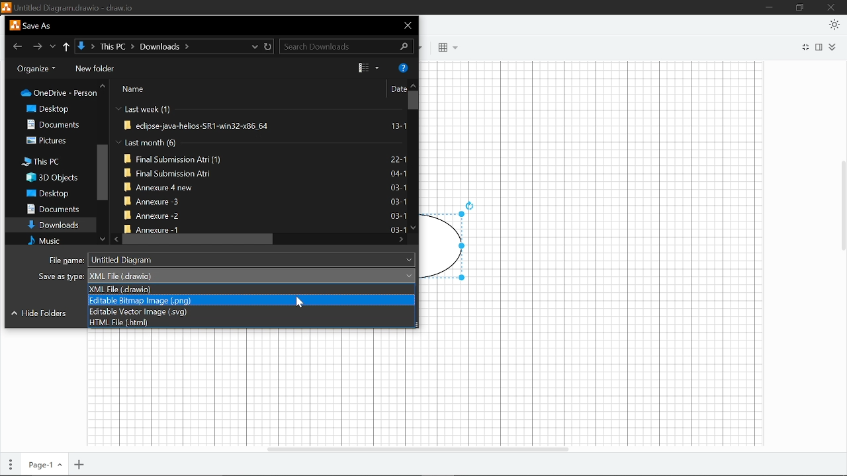 The width and height of the screenshot is (847, 476). What do you see at coordinates (56, 109) in the screenshot?
I see `Desktop` at bounding box center [56, 109].